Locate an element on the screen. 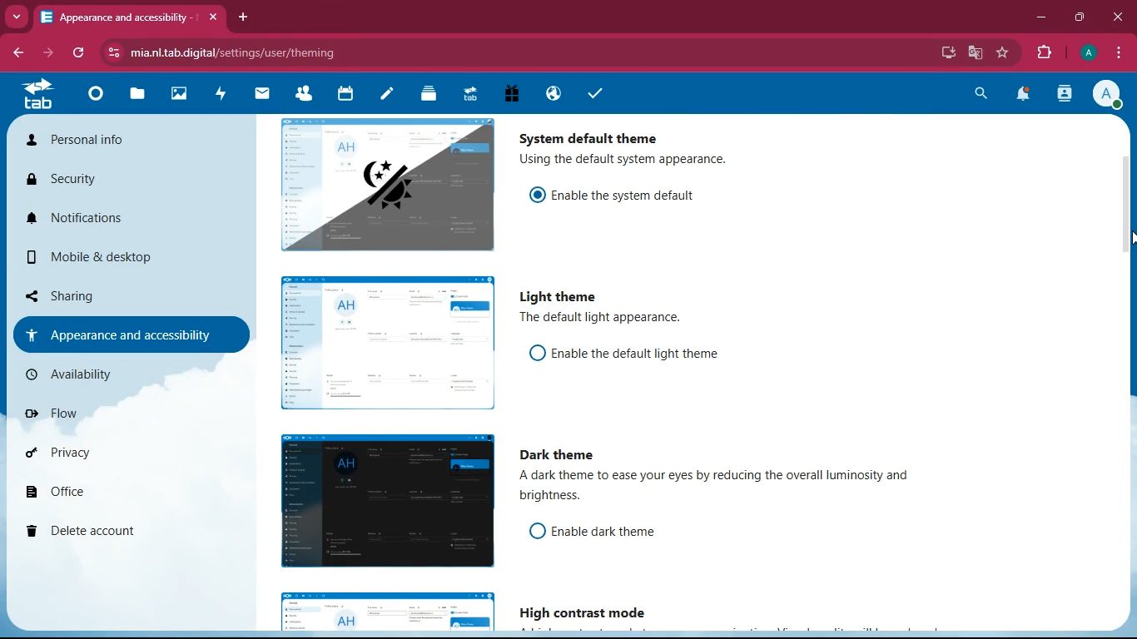 The width and height of the screenshot is (1137, 639). privacy is located at coordinates (107, 457).